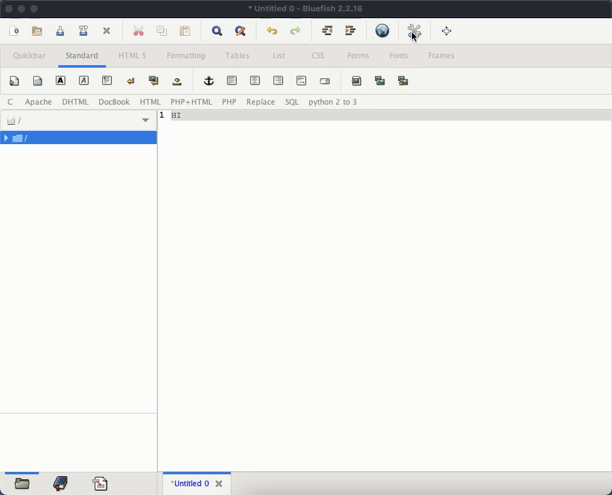 The height and width of the screenshot is (495, 612). Describe the element at coordinates (84, 31) in the screenshot. I see `save file as` at that location.